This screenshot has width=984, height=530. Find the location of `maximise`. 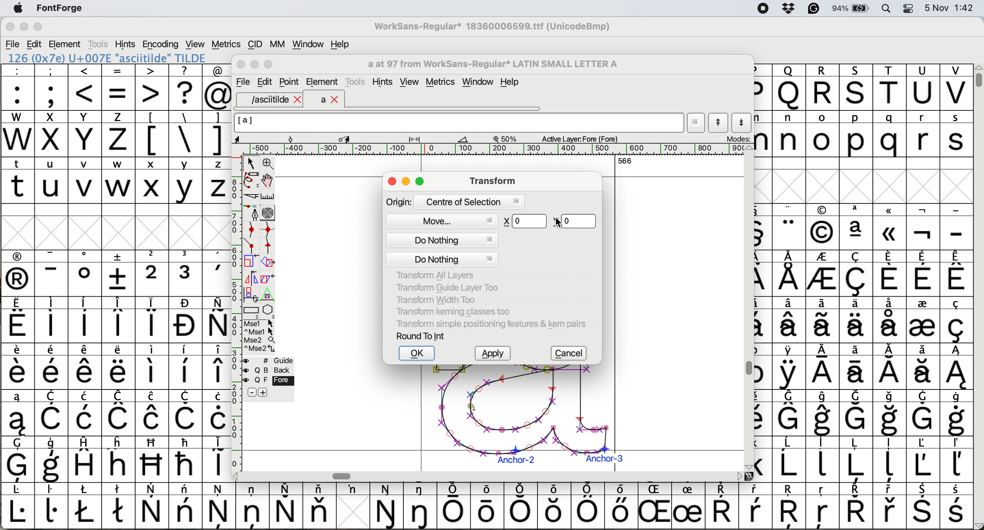

maximise is located at coordinates (38, 29).